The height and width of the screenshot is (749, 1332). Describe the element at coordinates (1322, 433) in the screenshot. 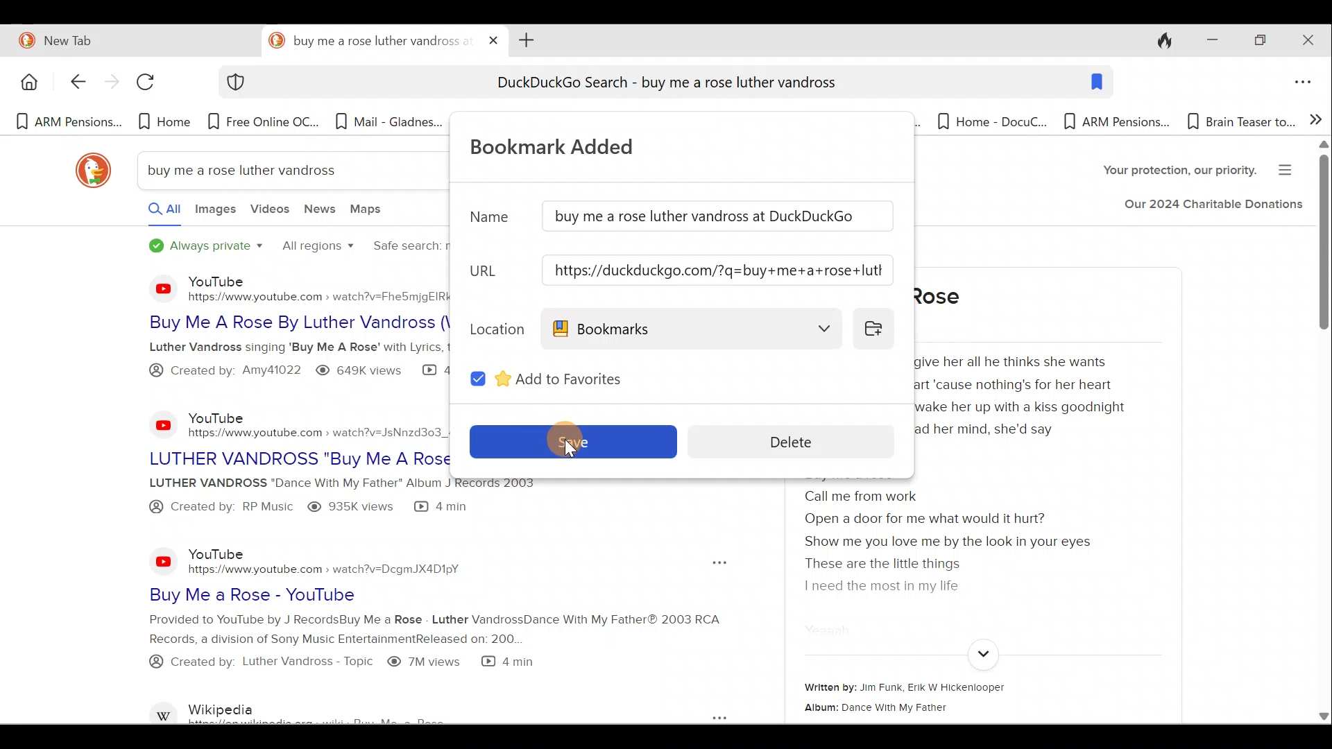

I see `Scroll bar` at that location.